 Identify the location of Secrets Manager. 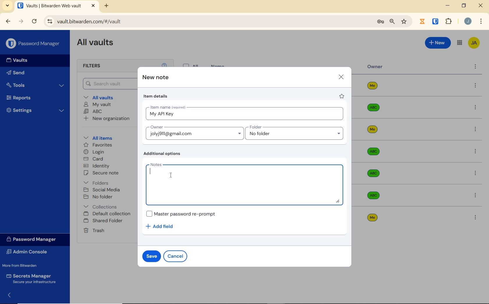
(33, 278).